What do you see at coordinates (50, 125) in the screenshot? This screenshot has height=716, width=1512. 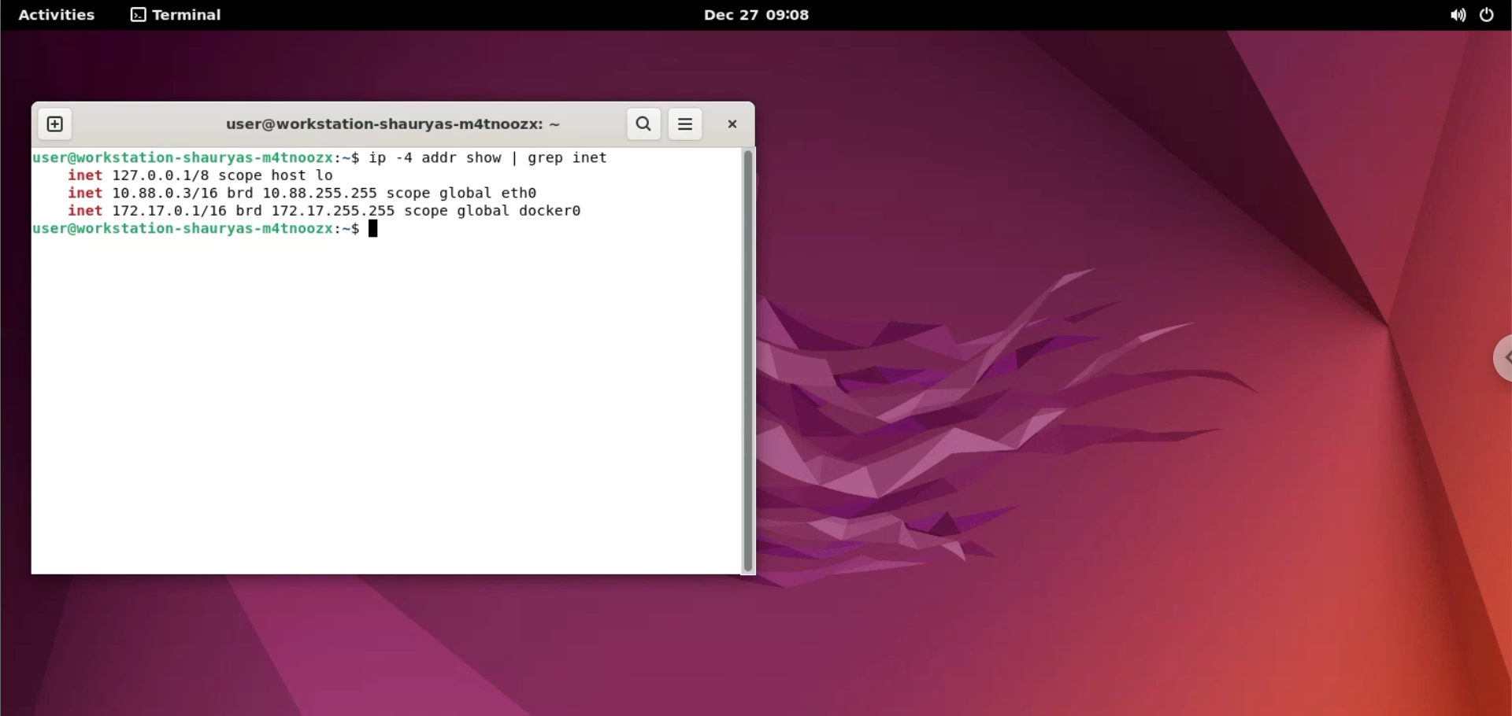 I see `new tab` at bounding box center [50, 125].